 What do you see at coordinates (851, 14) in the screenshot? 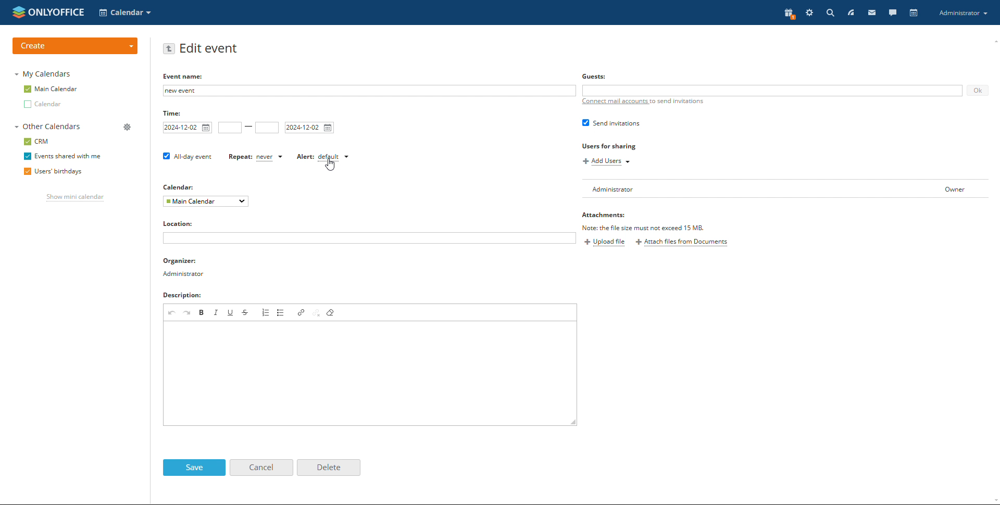
I see `feed` at bounding box center [851, 14].